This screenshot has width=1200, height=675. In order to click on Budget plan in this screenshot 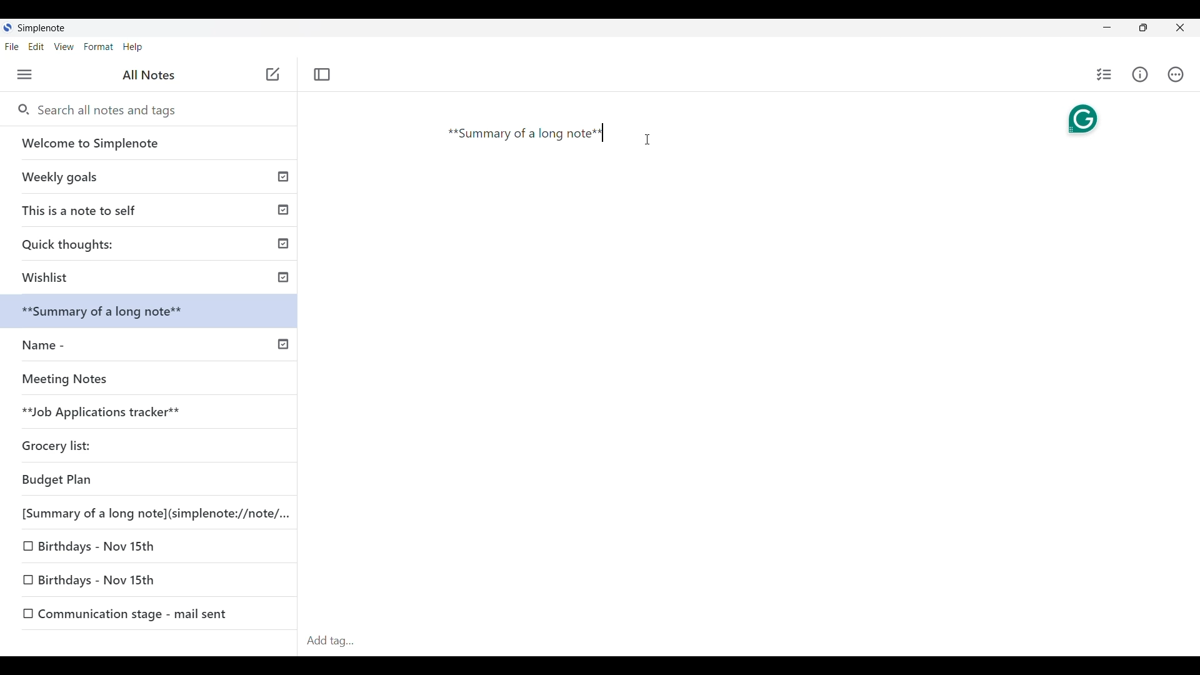, I will do `click(104, 477)`.